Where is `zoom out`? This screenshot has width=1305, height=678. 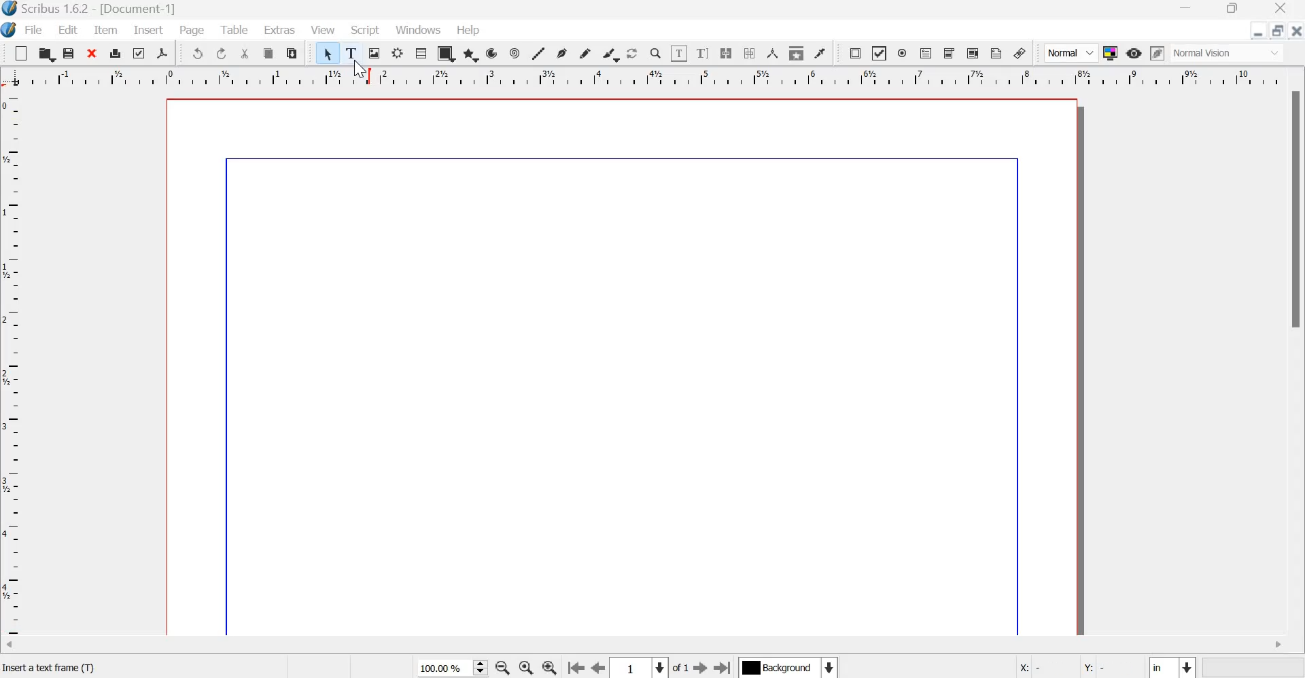 zoom out is located at coordinates (502, 668).